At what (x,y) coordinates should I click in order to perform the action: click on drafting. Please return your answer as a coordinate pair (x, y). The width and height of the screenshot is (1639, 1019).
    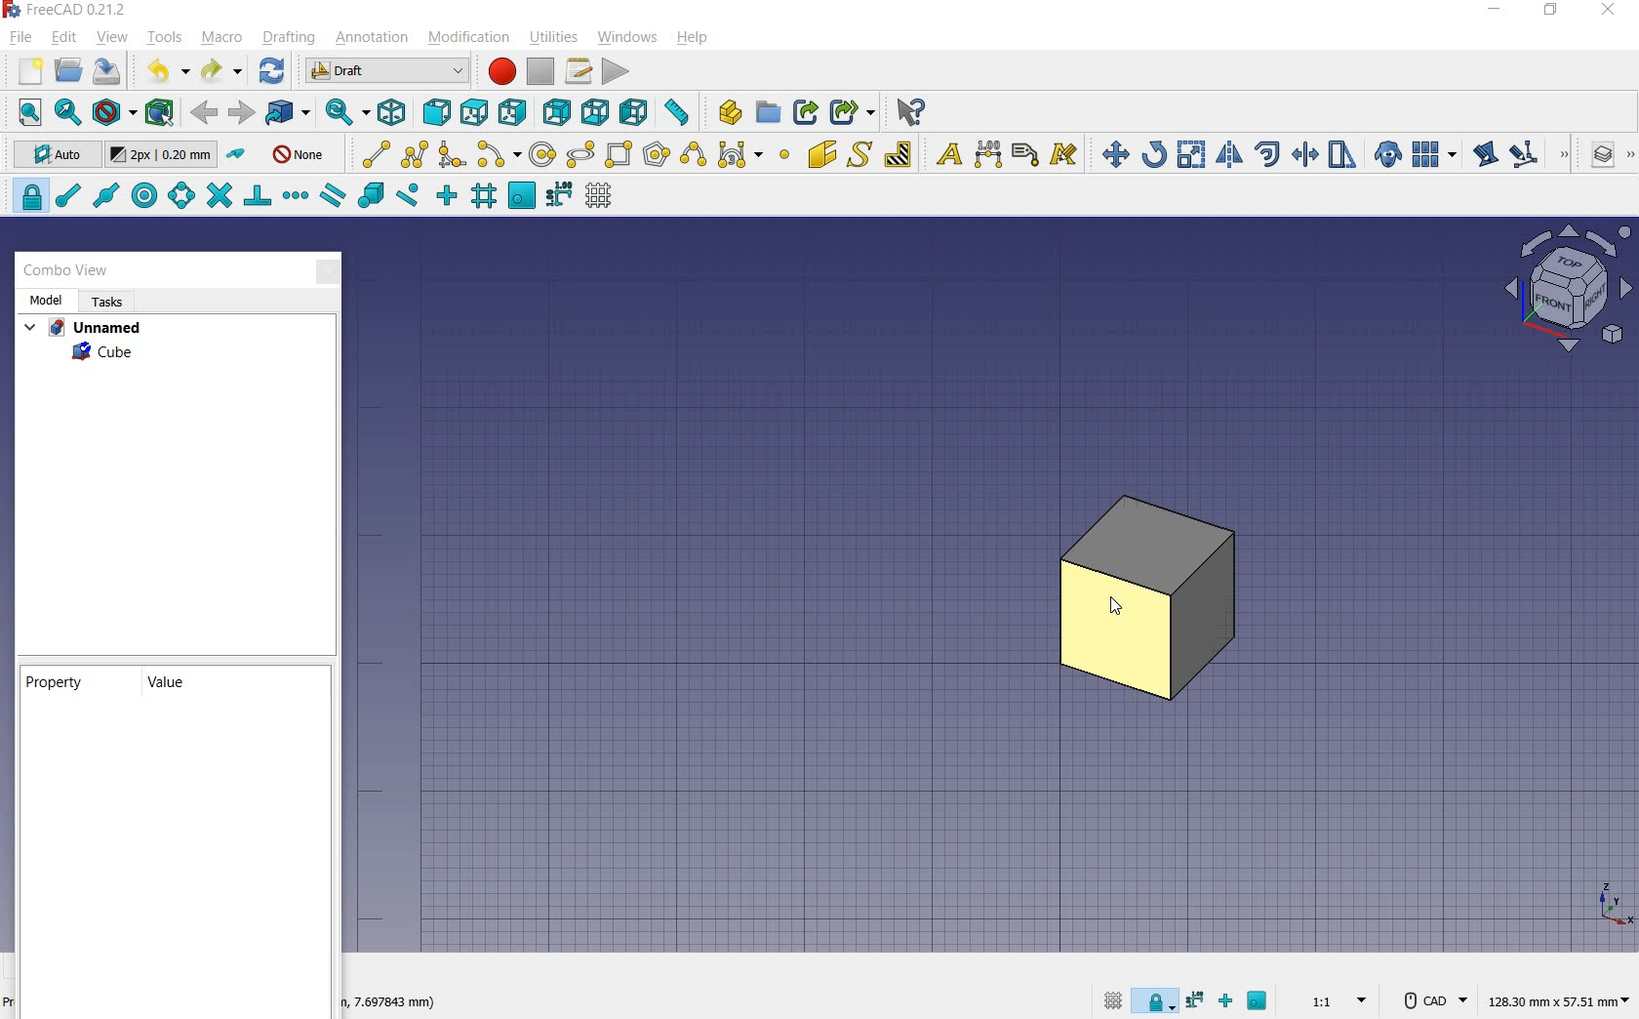
    Looking at the image, I should click on (289, 38).